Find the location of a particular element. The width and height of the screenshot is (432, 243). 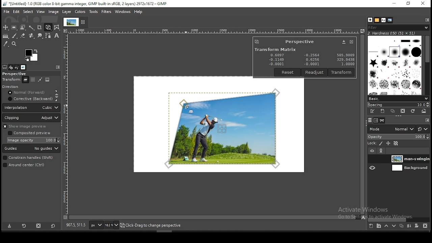

text tool is located at coordinates (57, 36).